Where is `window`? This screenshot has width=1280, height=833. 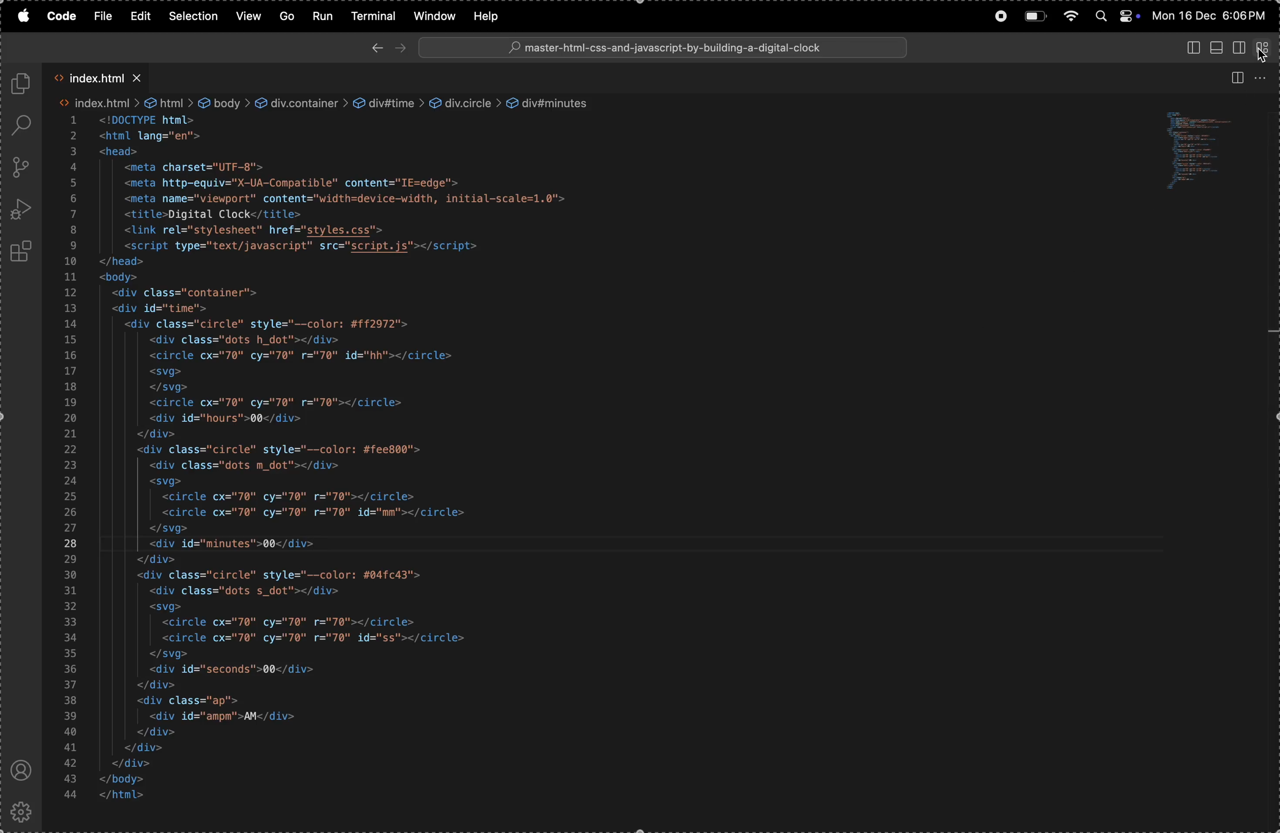 window is located at coordinates (432, 16).